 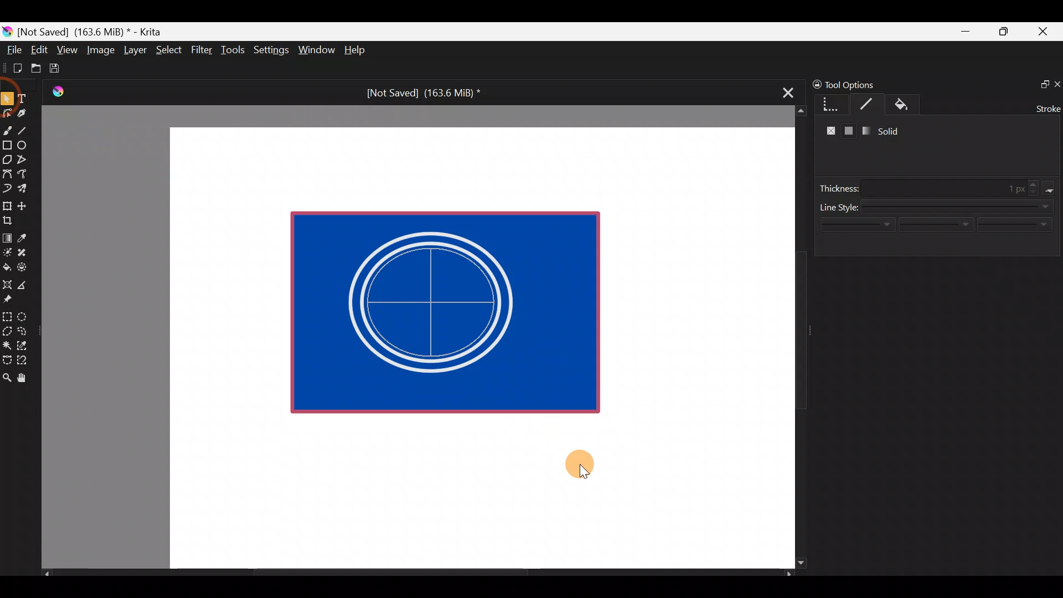 What do you see at coordinates (25, 361) in the screenshot?
I see `Magnetic curve selection tool` at bounding box center [25, 361].